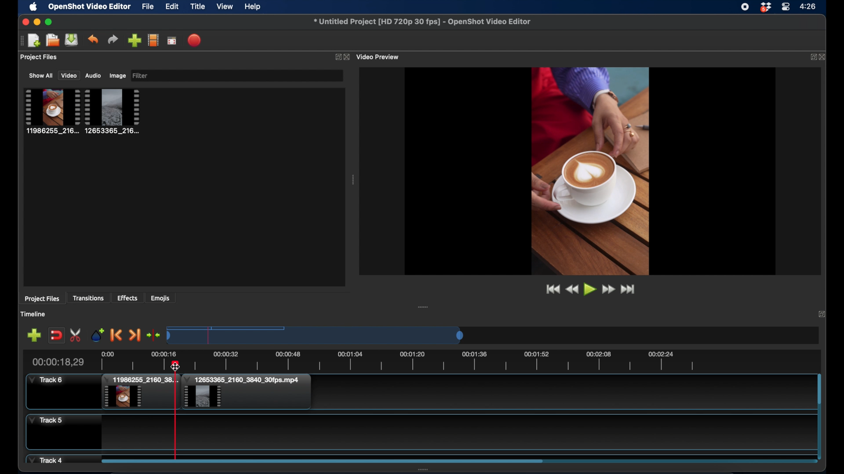 This screenshot has width=844, height=474. Describe the element at coordinates (424, 307) in the screenshot. I see `drag handle` at that location.